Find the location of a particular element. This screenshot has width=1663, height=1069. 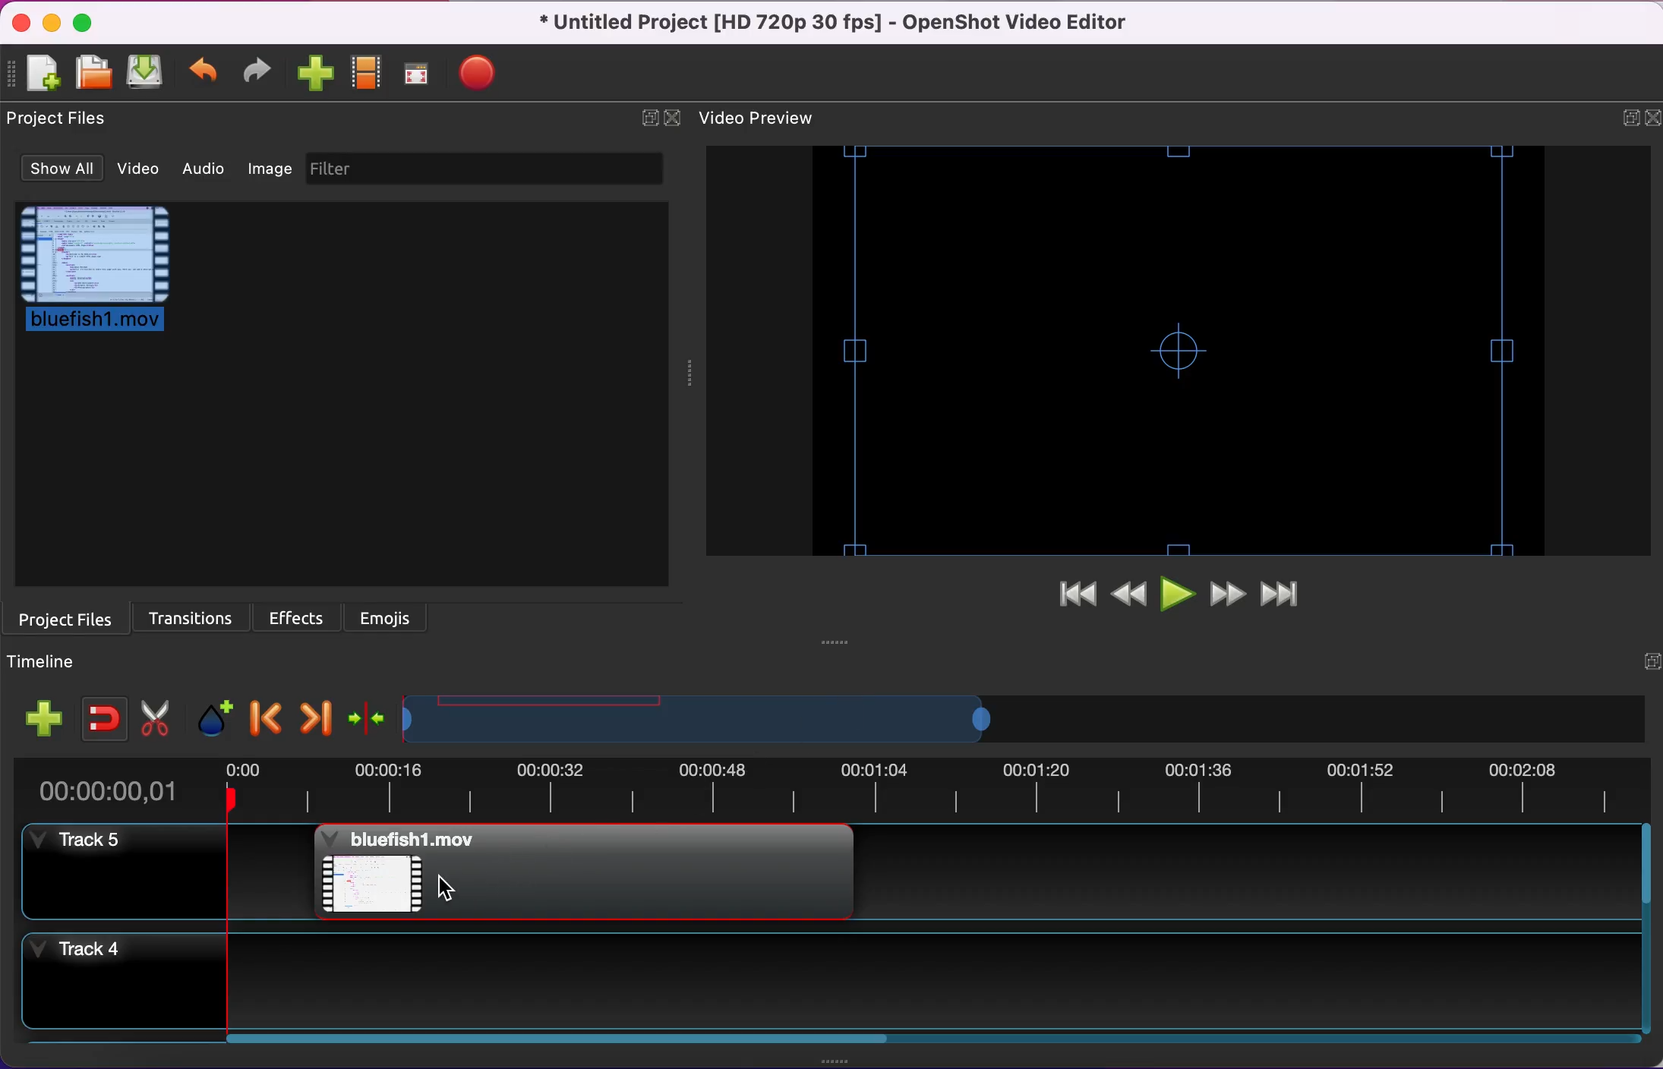

video preview is located at coordinates (756, 118).